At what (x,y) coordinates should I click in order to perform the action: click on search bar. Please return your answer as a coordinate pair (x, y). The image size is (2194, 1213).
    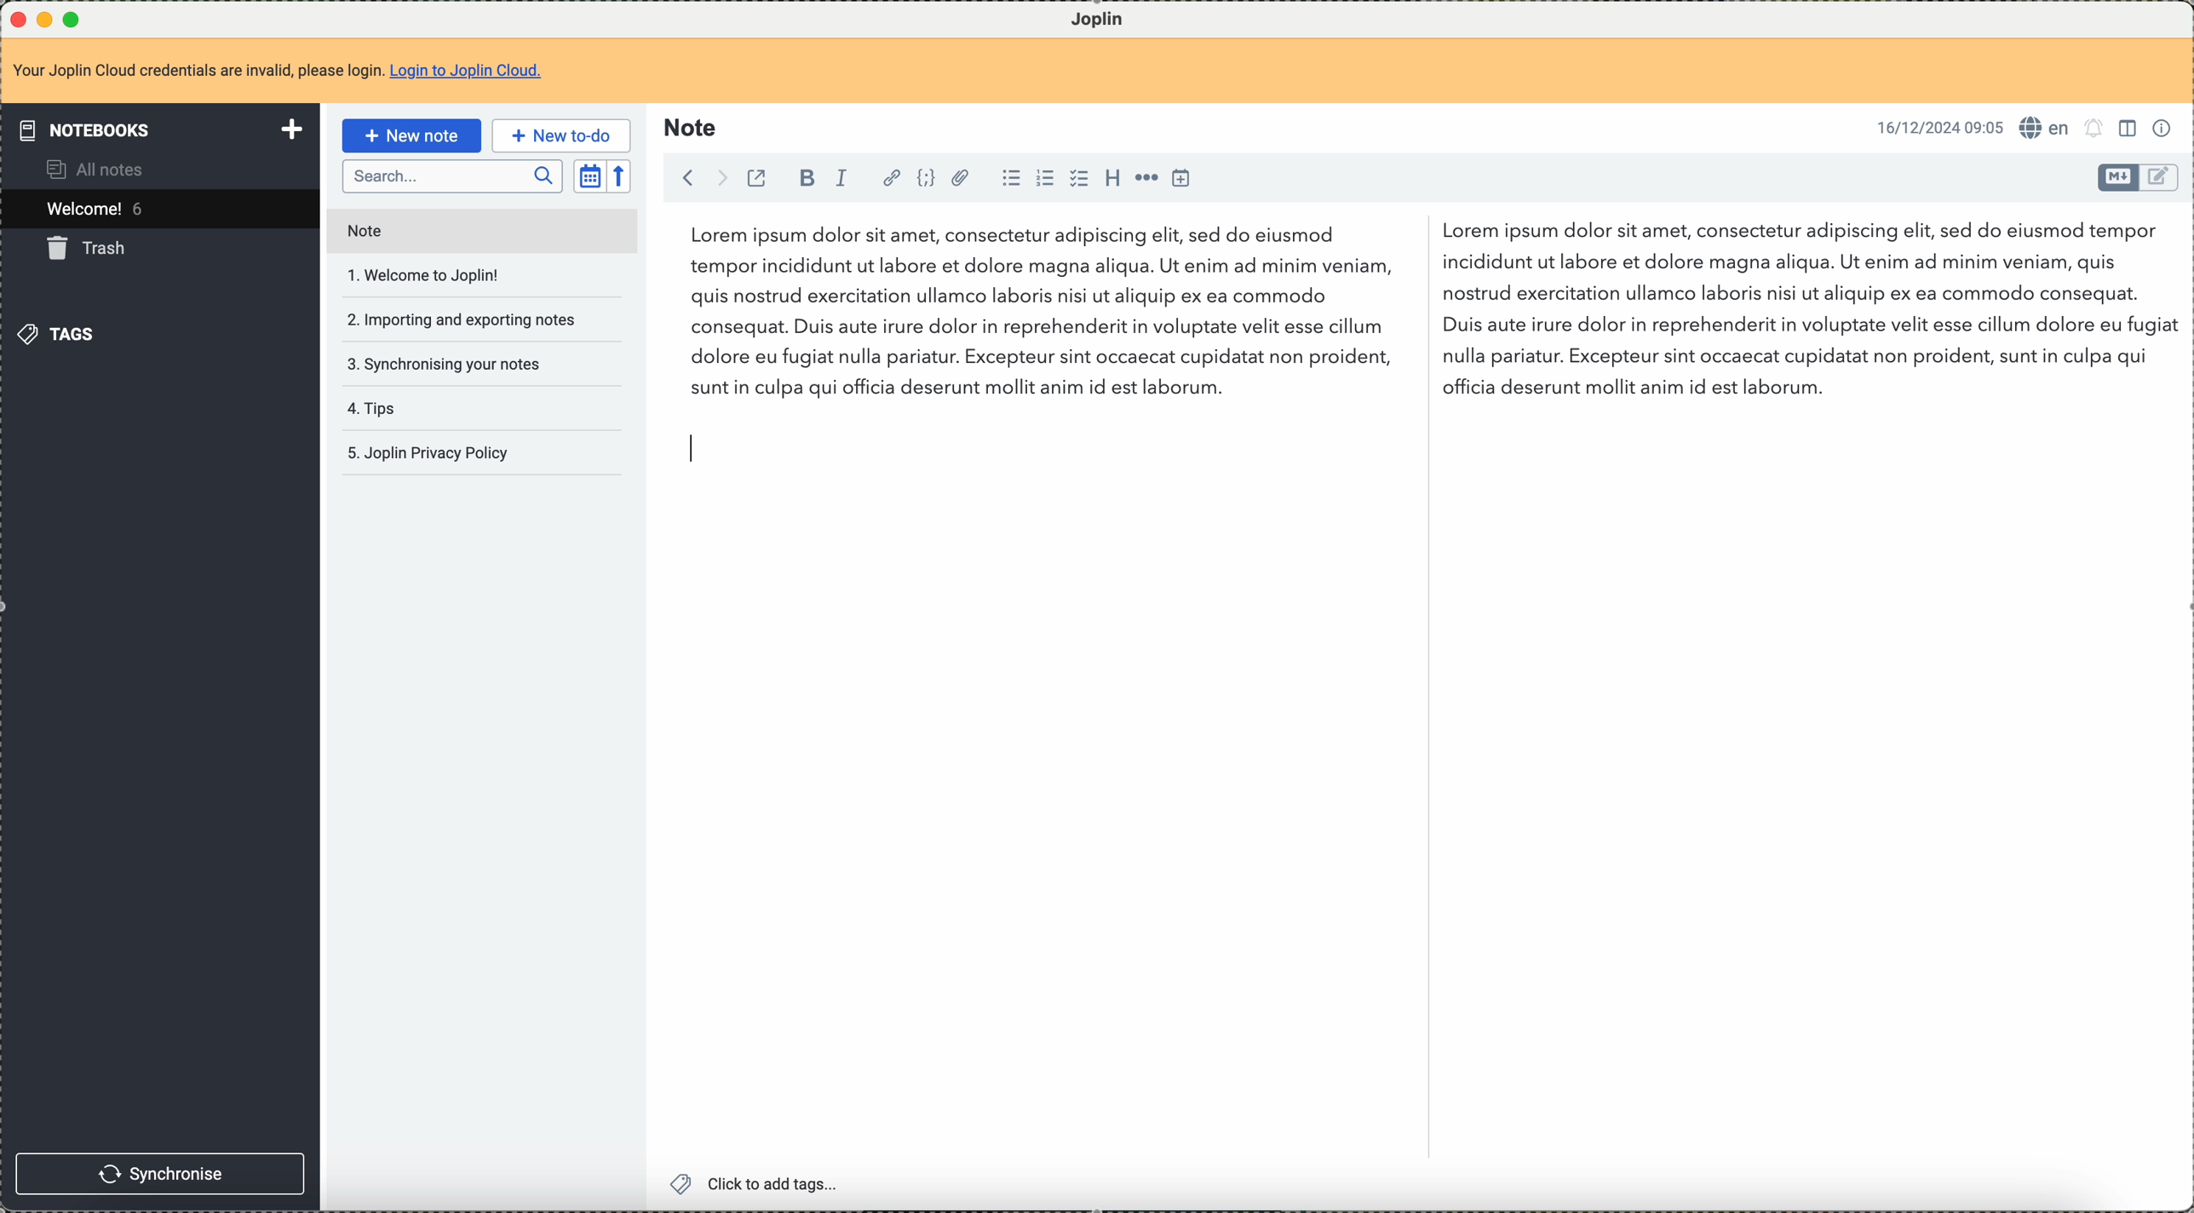
    Looking at the image, I should click on (451, 176).